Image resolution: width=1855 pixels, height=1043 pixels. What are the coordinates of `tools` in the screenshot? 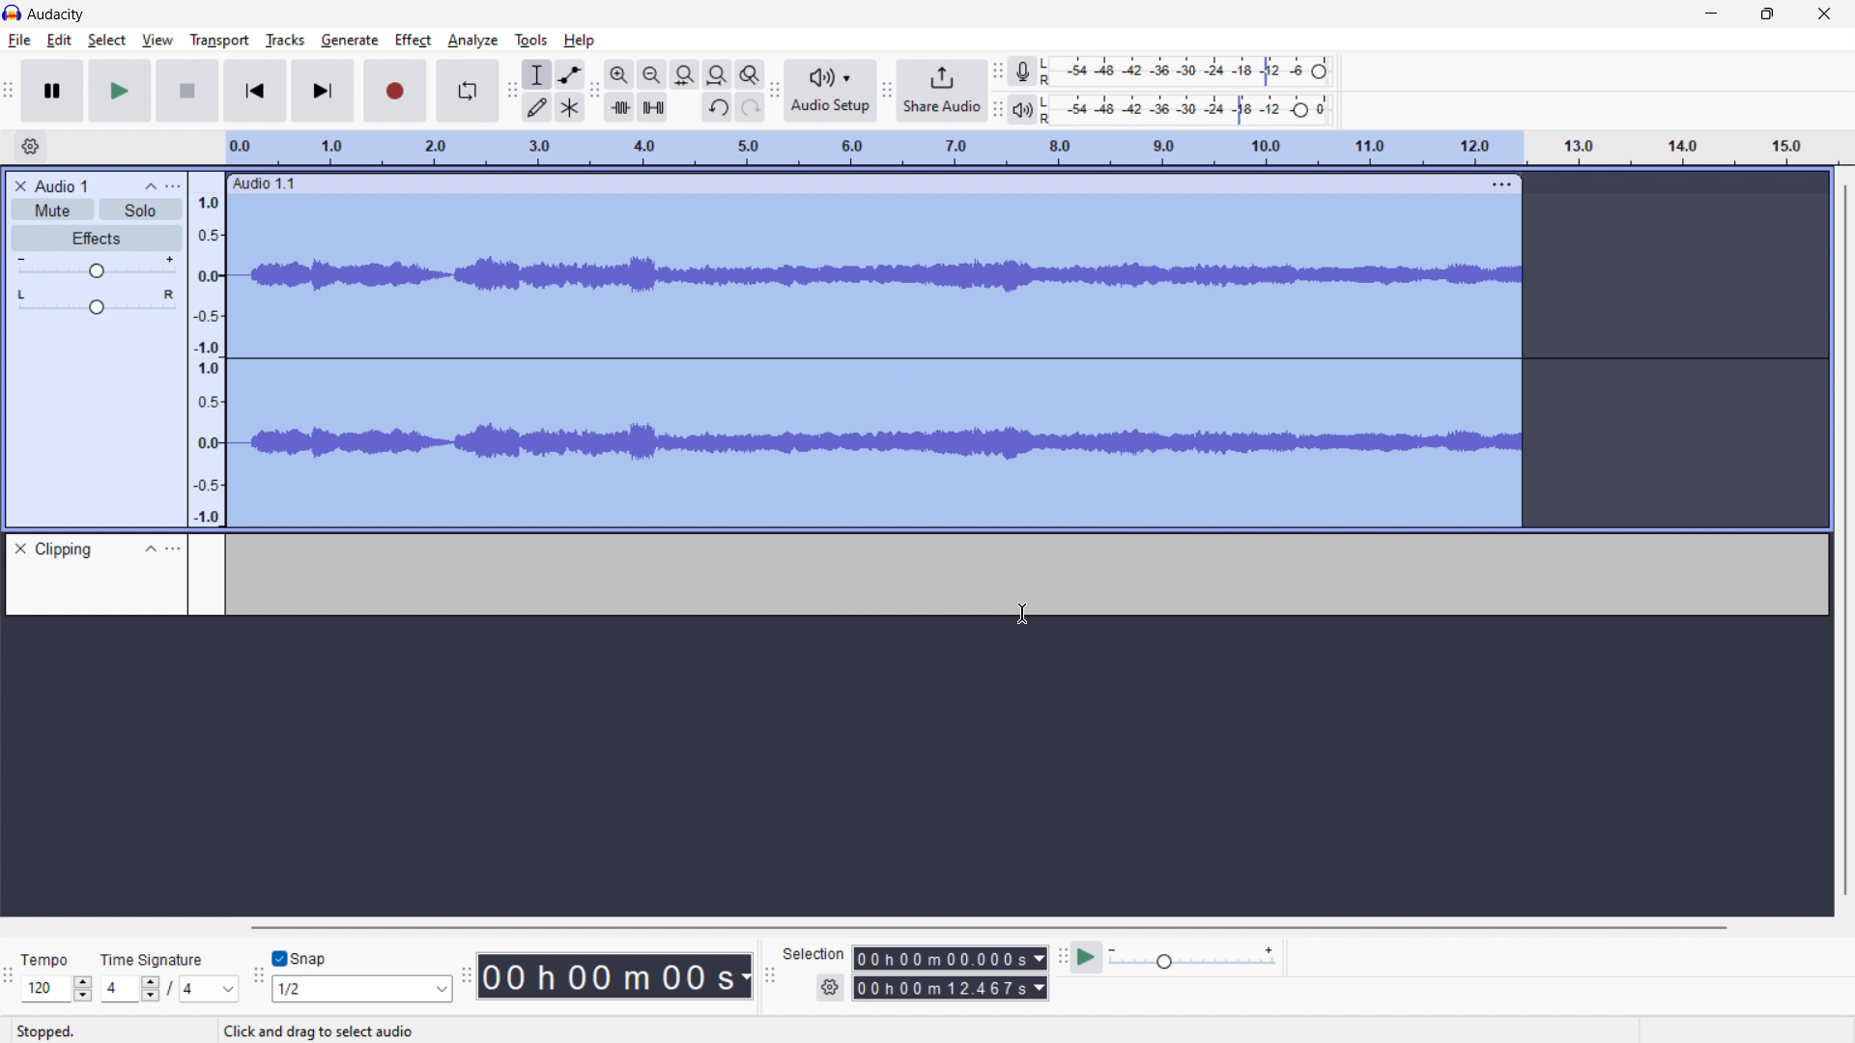 It's located at (529, 40).